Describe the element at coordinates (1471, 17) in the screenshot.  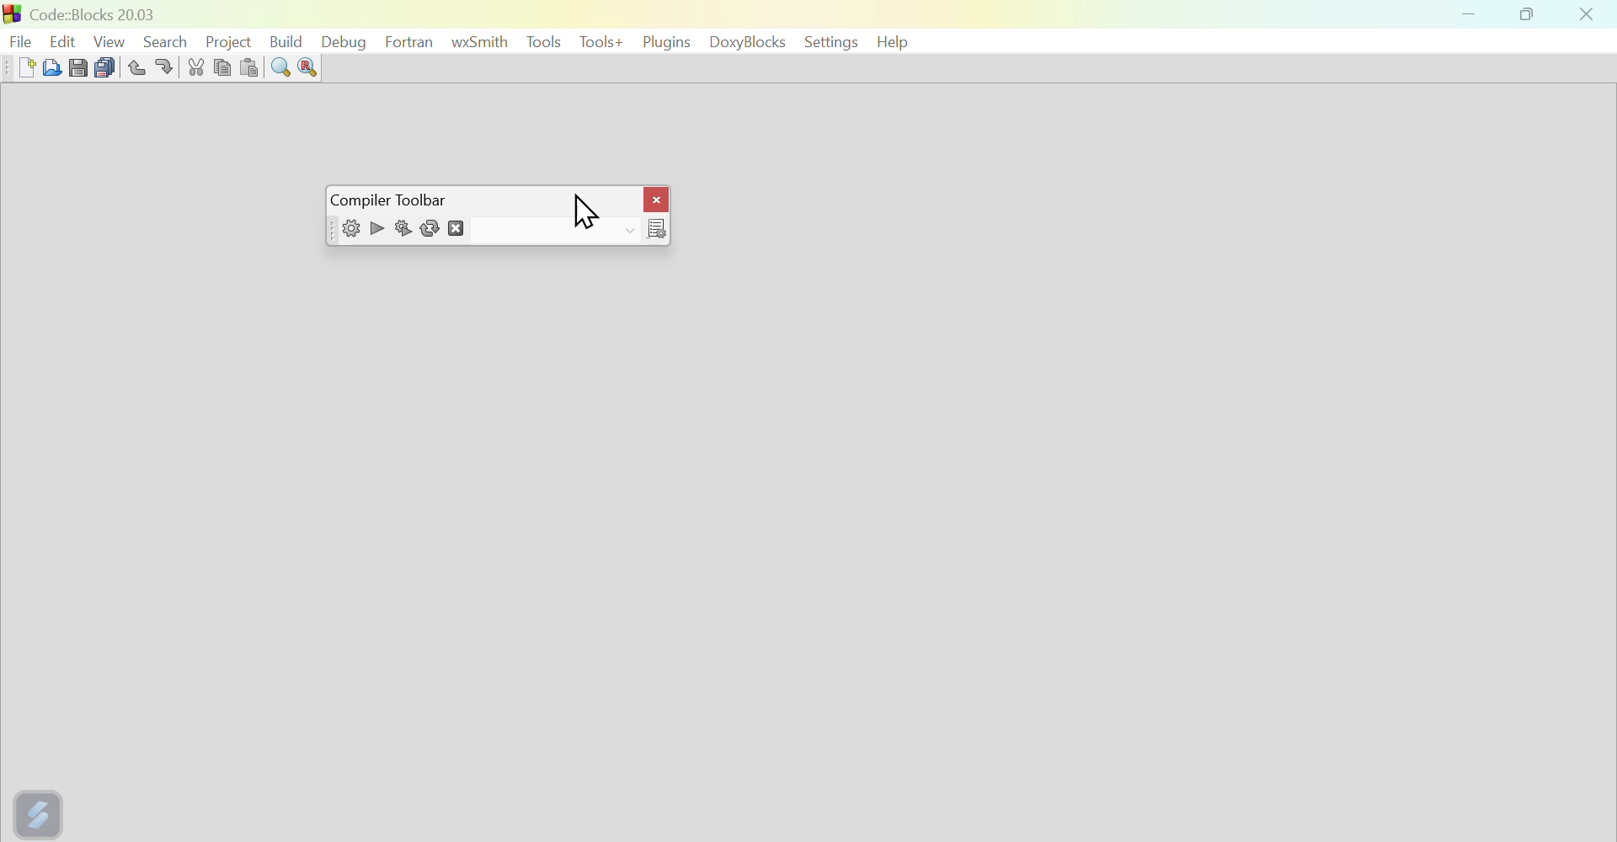
I see `minimise` at that location.